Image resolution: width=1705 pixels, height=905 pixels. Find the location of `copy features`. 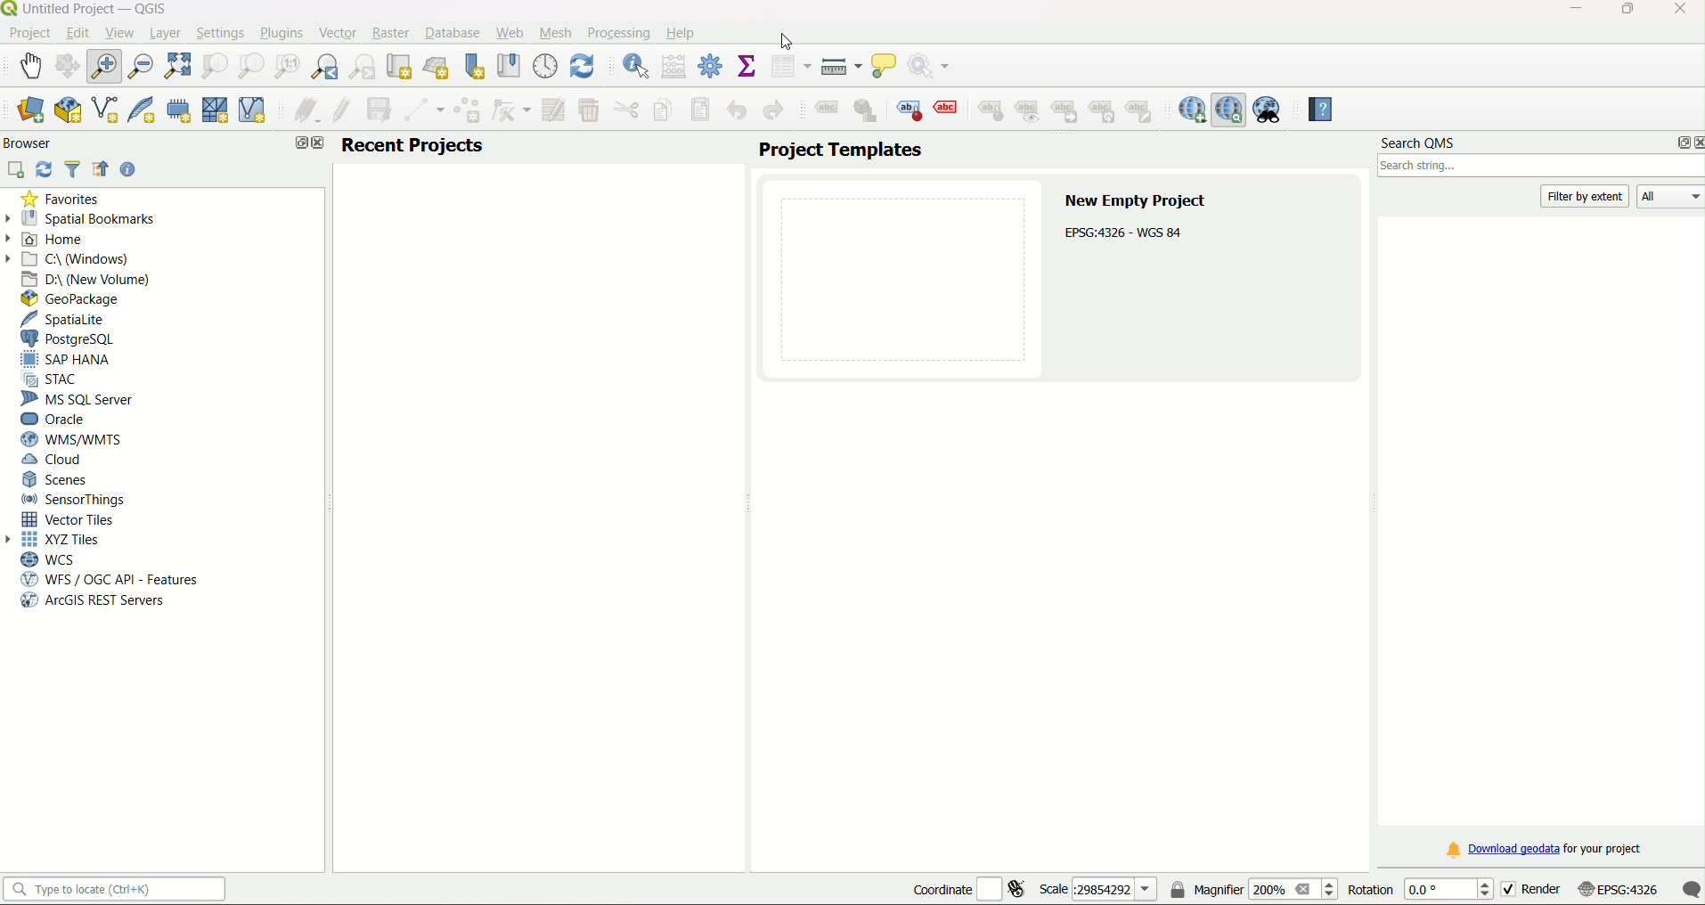

copy features is located at coordinates (662, 110).